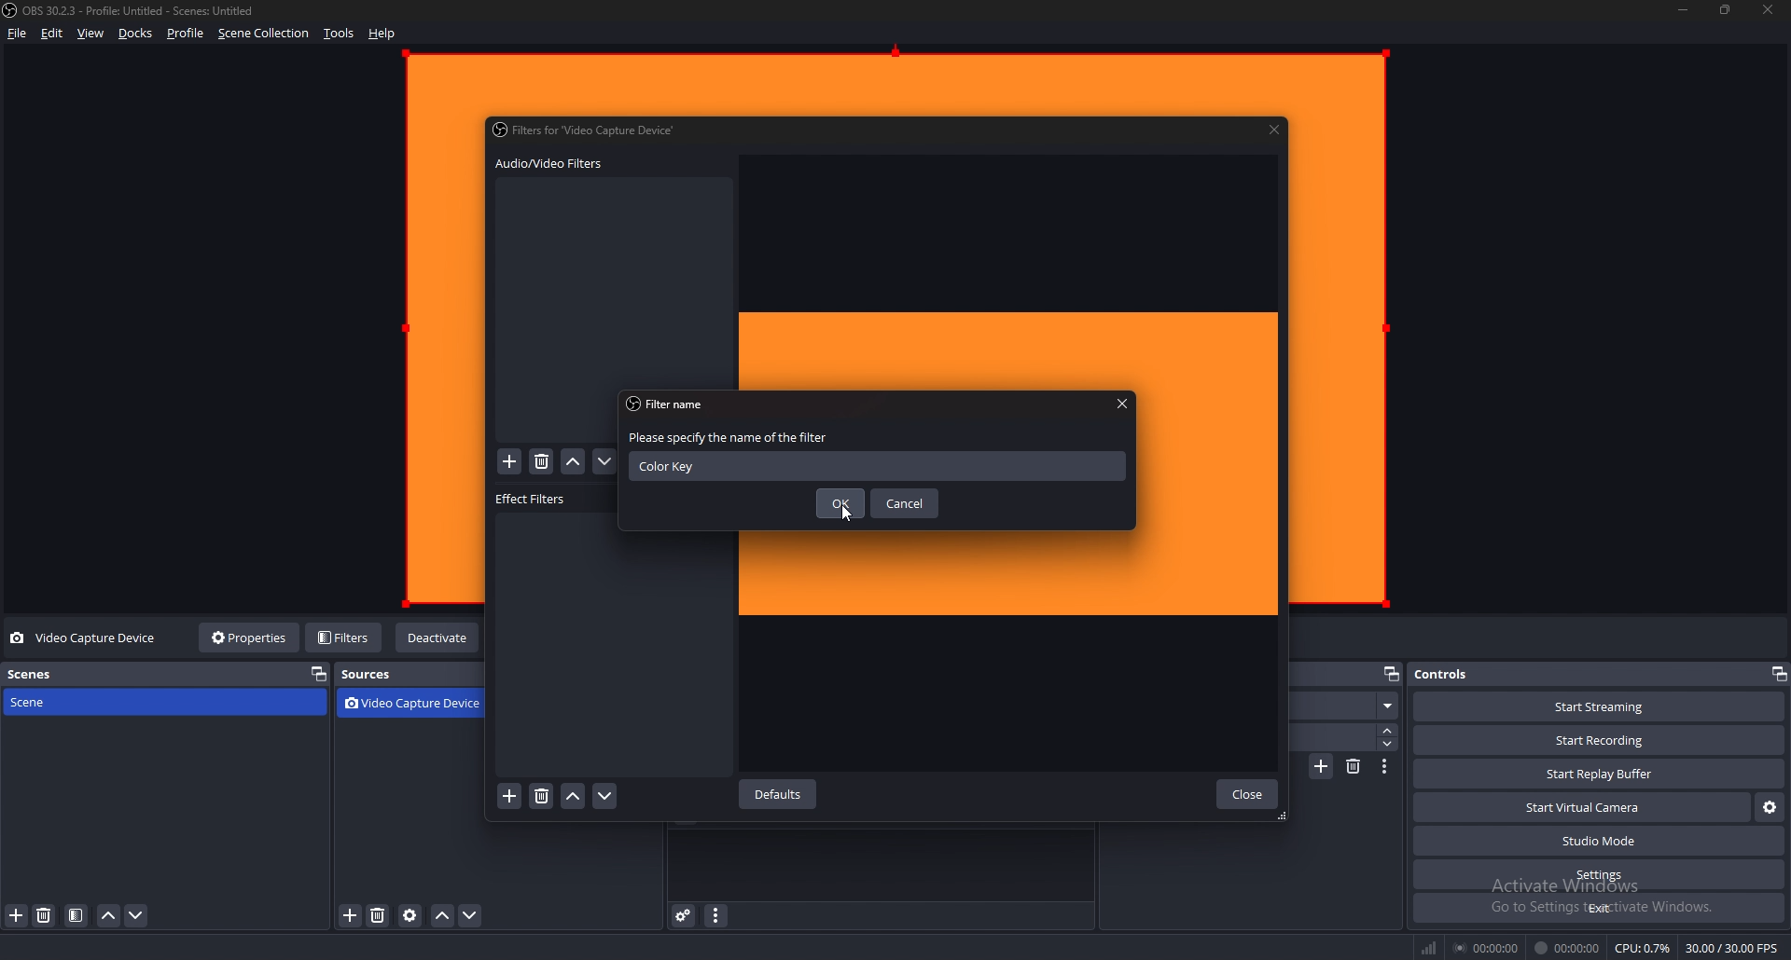 The height and width of the screenshot is (960, 1791). Describe the element at coordinates (186, 34) in the screenshot. I see `profile` at that location.